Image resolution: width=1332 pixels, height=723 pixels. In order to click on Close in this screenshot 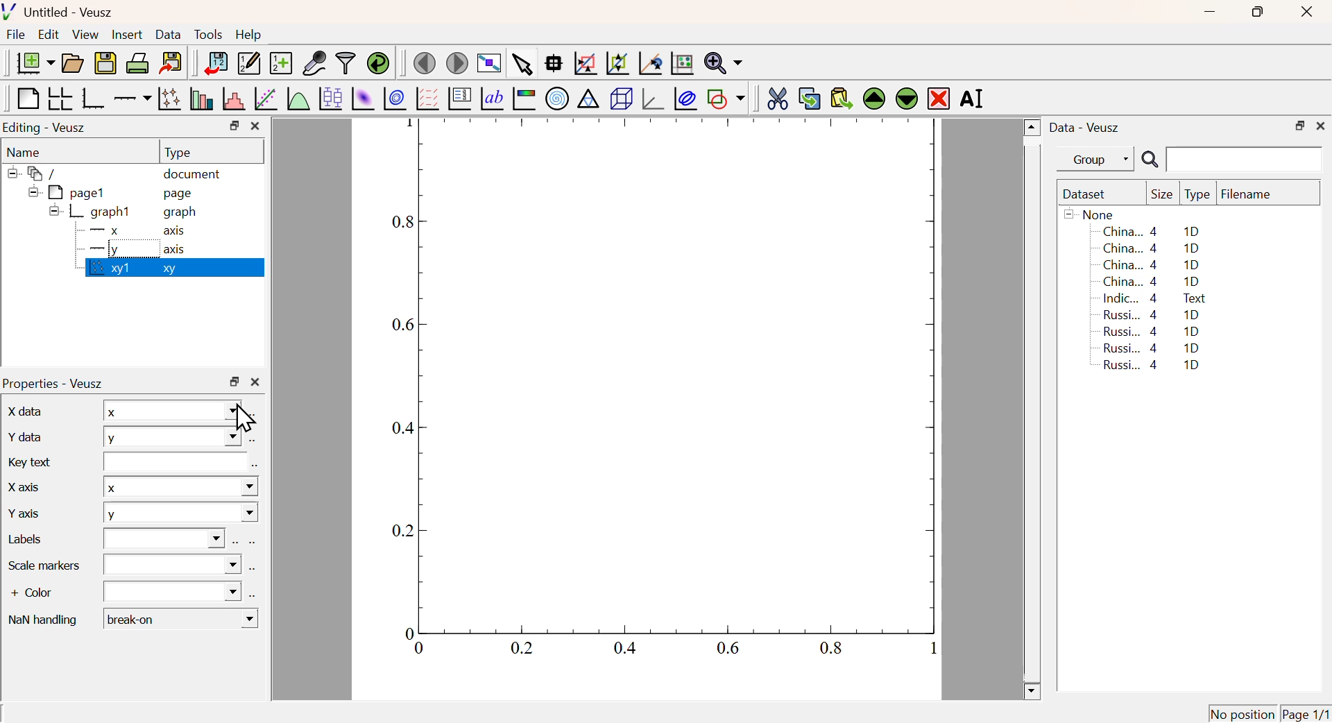, I will do `click(255, 126)`.